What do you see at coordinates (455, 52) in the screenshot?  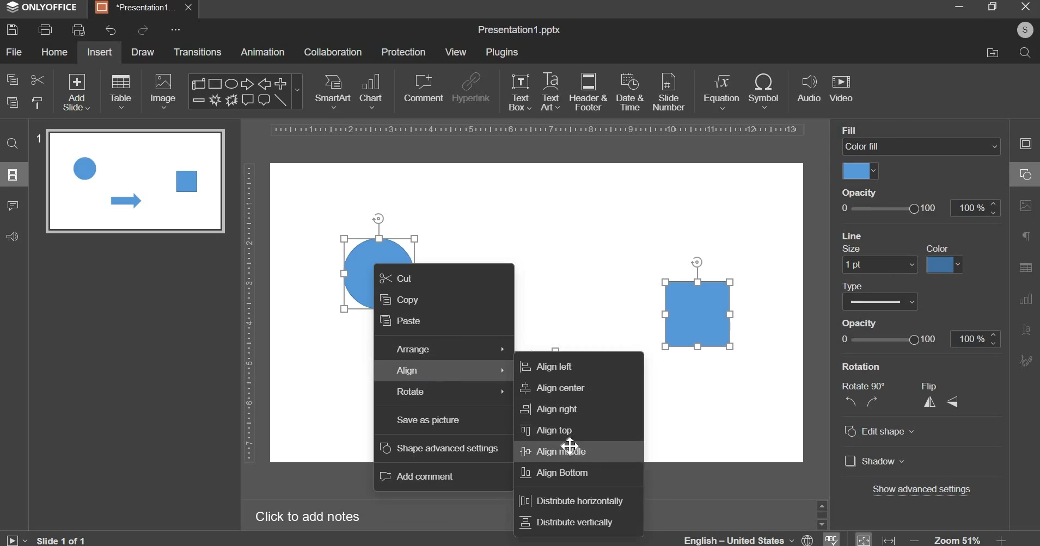 I see `view` at bounding box center [455, 52].